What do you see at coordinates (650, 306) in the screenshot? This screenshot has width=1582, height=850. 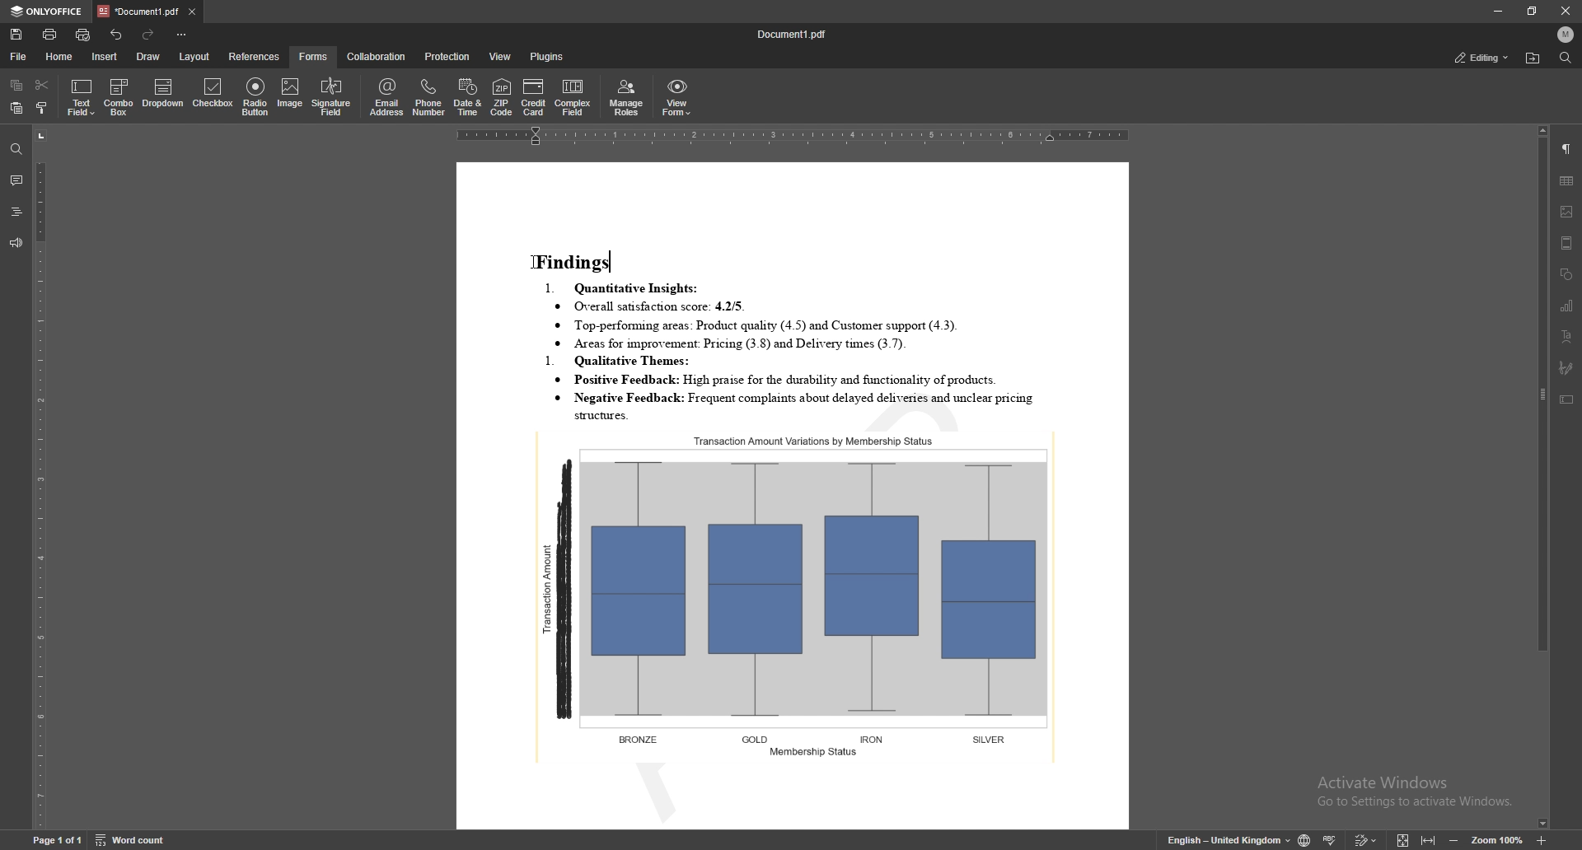 I see `® Overall satisfaction score: 4.2/5.` at bounding box center [650, 306].